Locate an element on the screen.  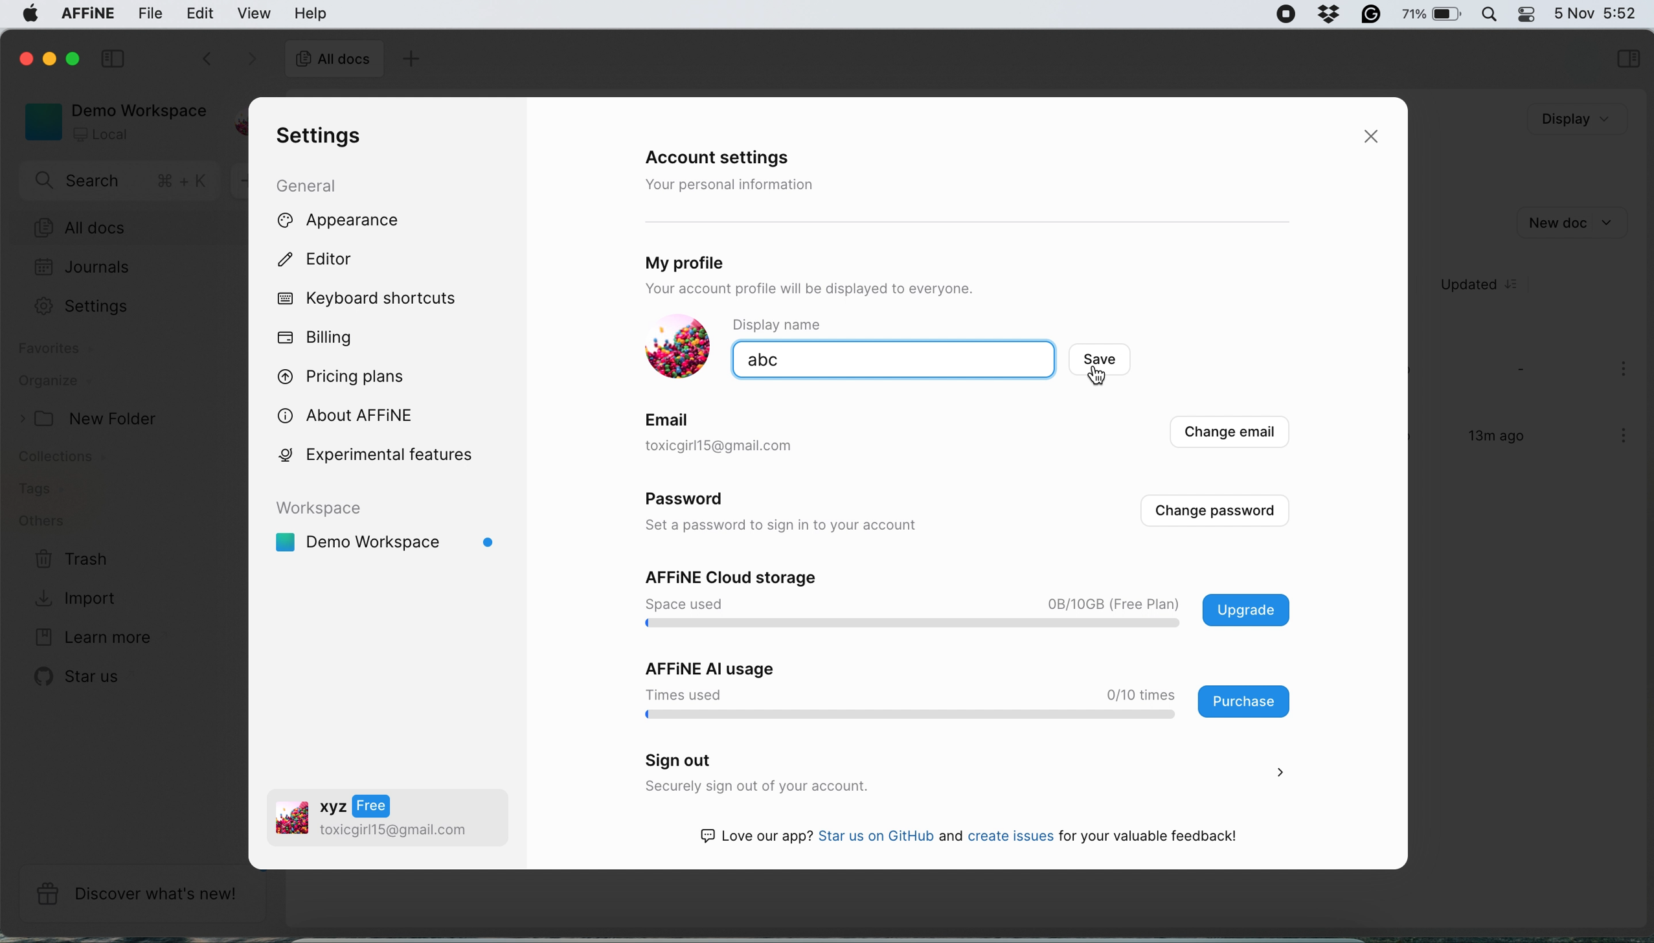
demo workspace is located at coordinates (391, 532).